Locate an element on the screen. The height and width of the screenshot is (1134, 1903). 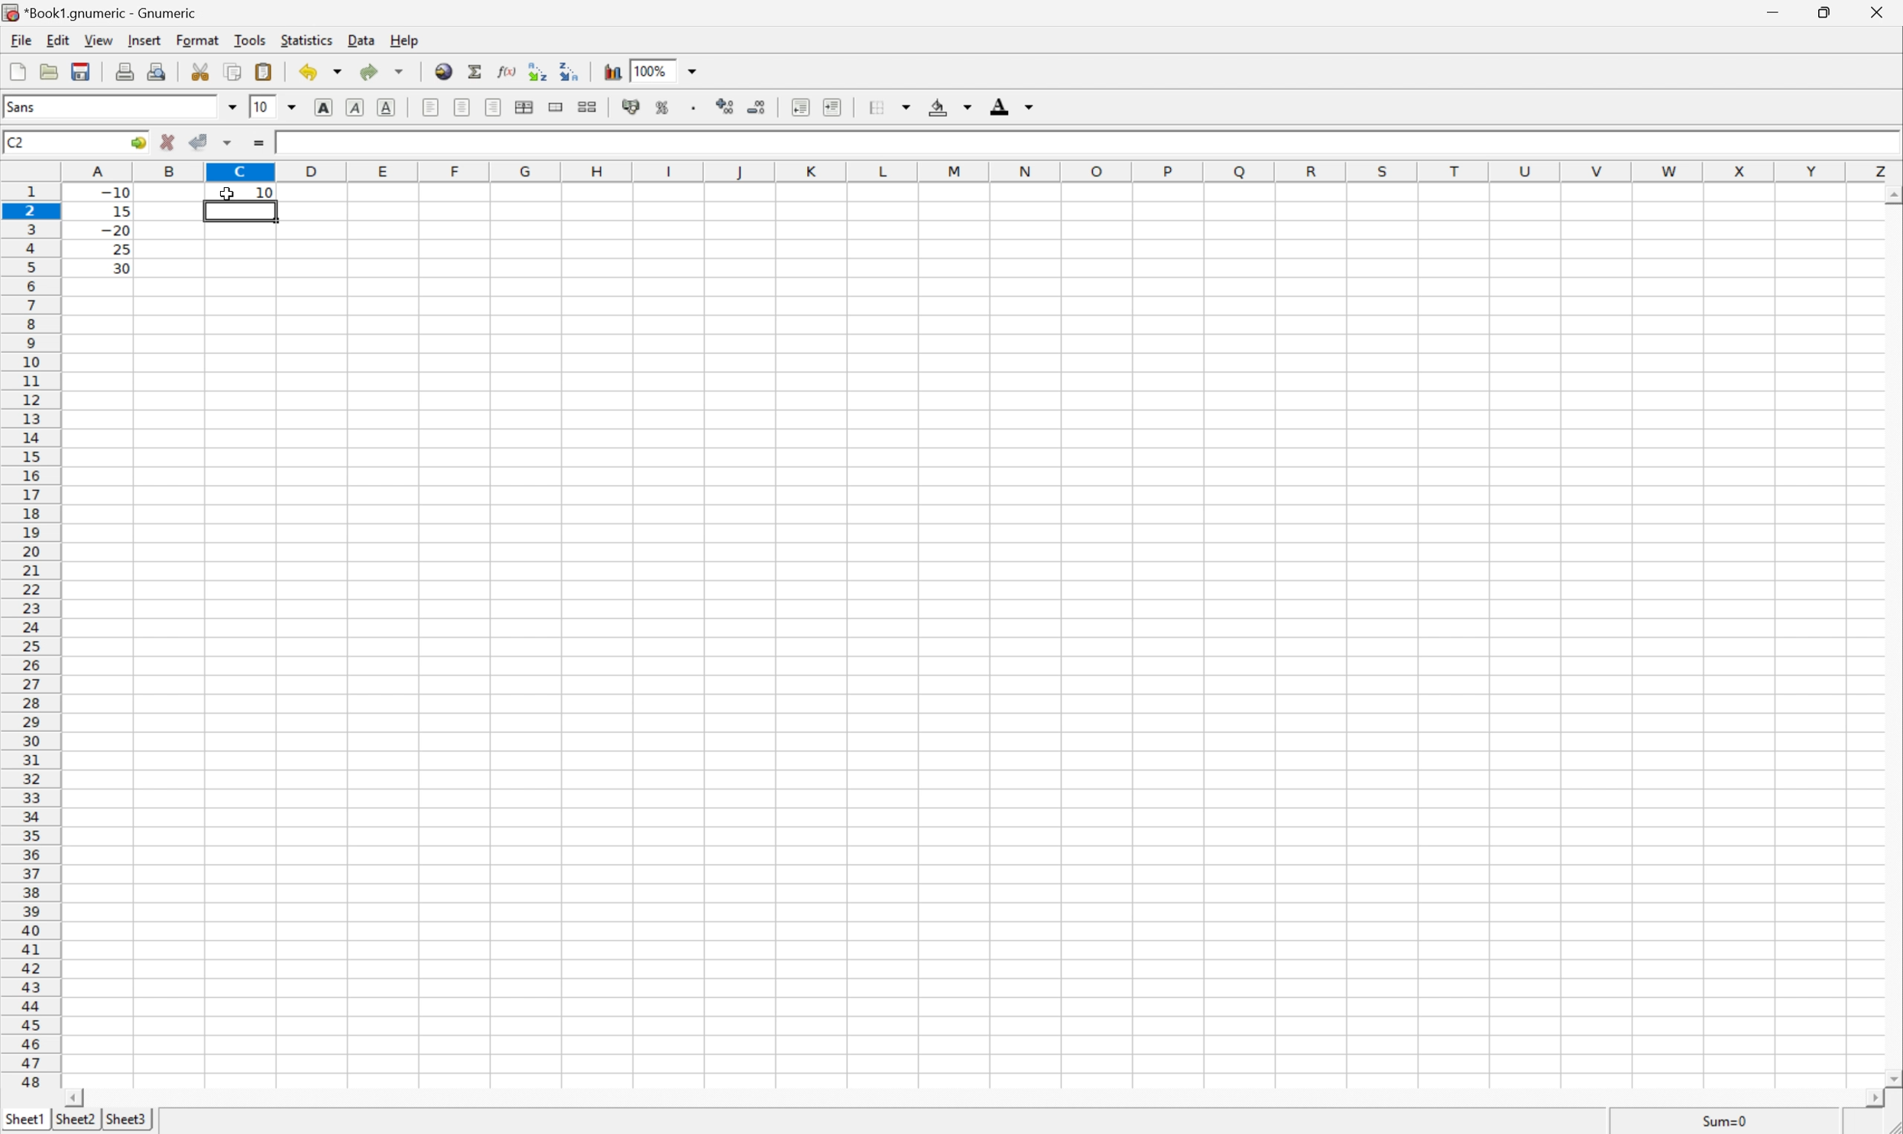
Accept change in multiple cells is located at coordinates (231, 143).